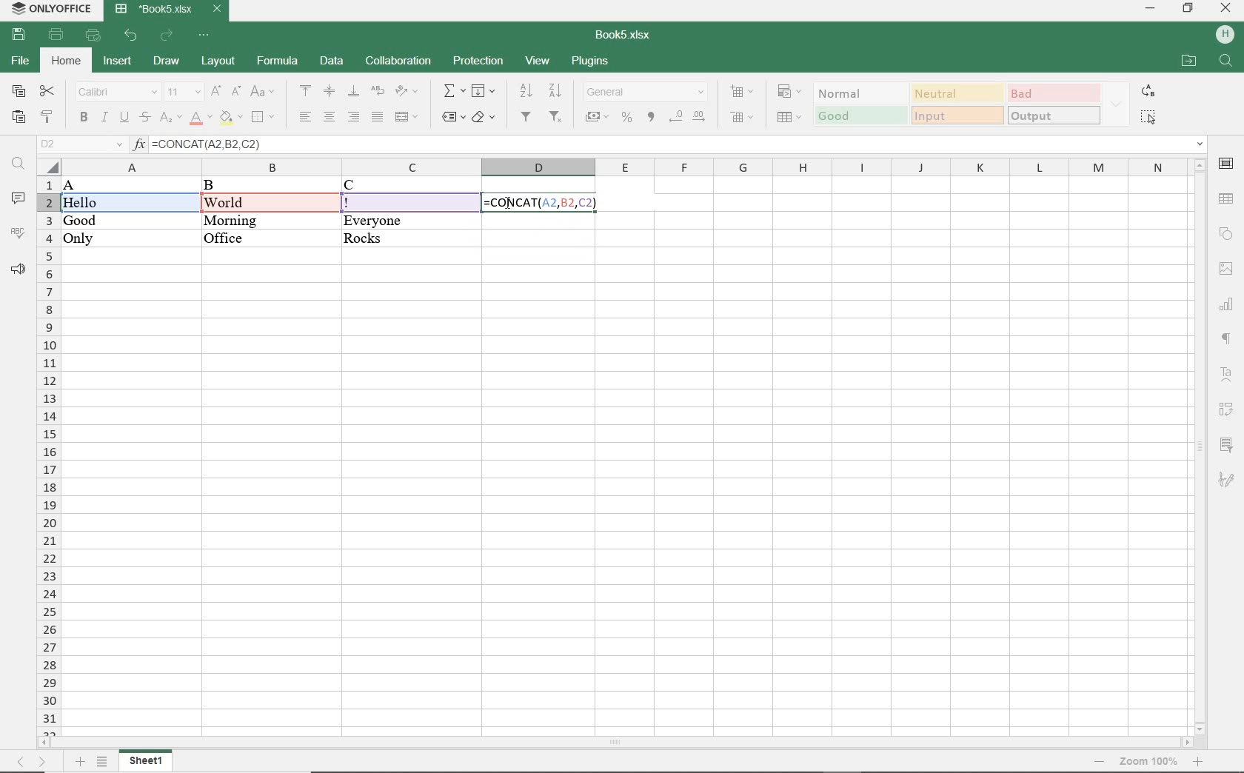  What do you see at coordinates (525, 116) in the screenshot?
I see `FILTER` at bounding box center [525, 116].